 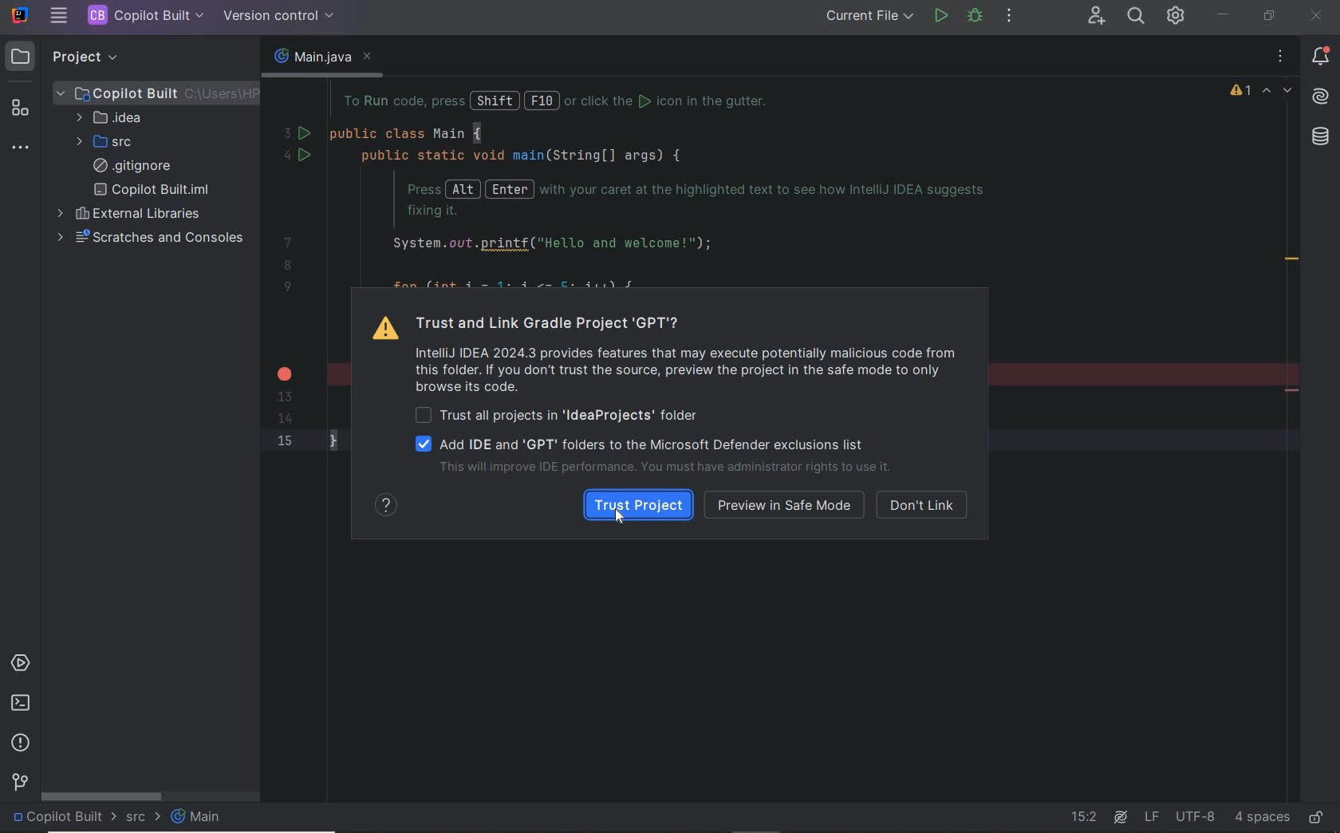 What do you see at coordinates (1294, 390) in the screenshot?
I see `remove line` at bounding box center [1294, 390].